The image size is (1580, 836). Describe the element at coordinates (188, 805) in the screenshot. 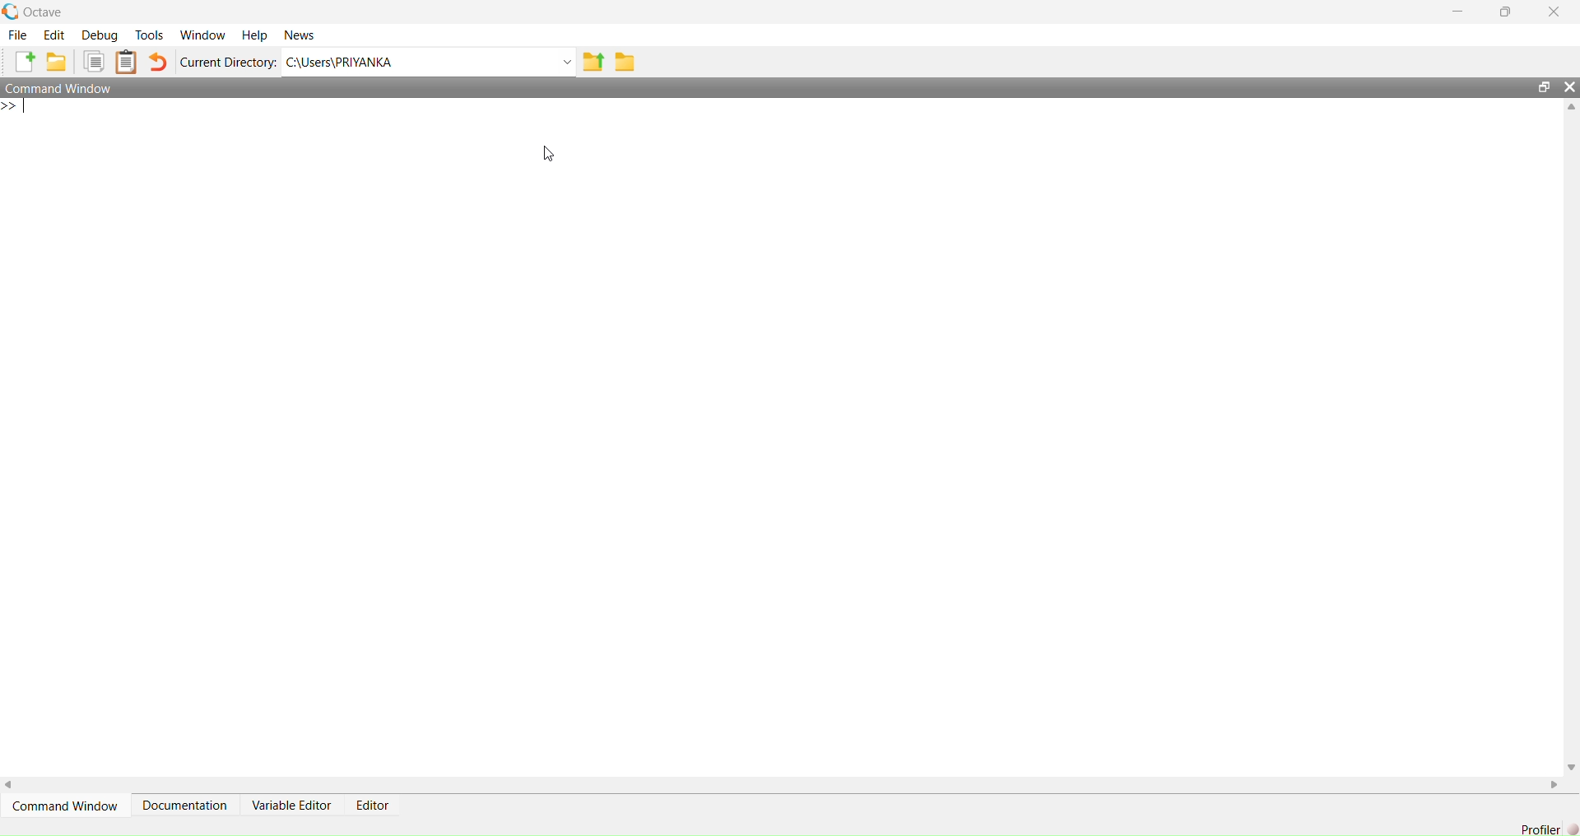

I see `Documentation` at that location.